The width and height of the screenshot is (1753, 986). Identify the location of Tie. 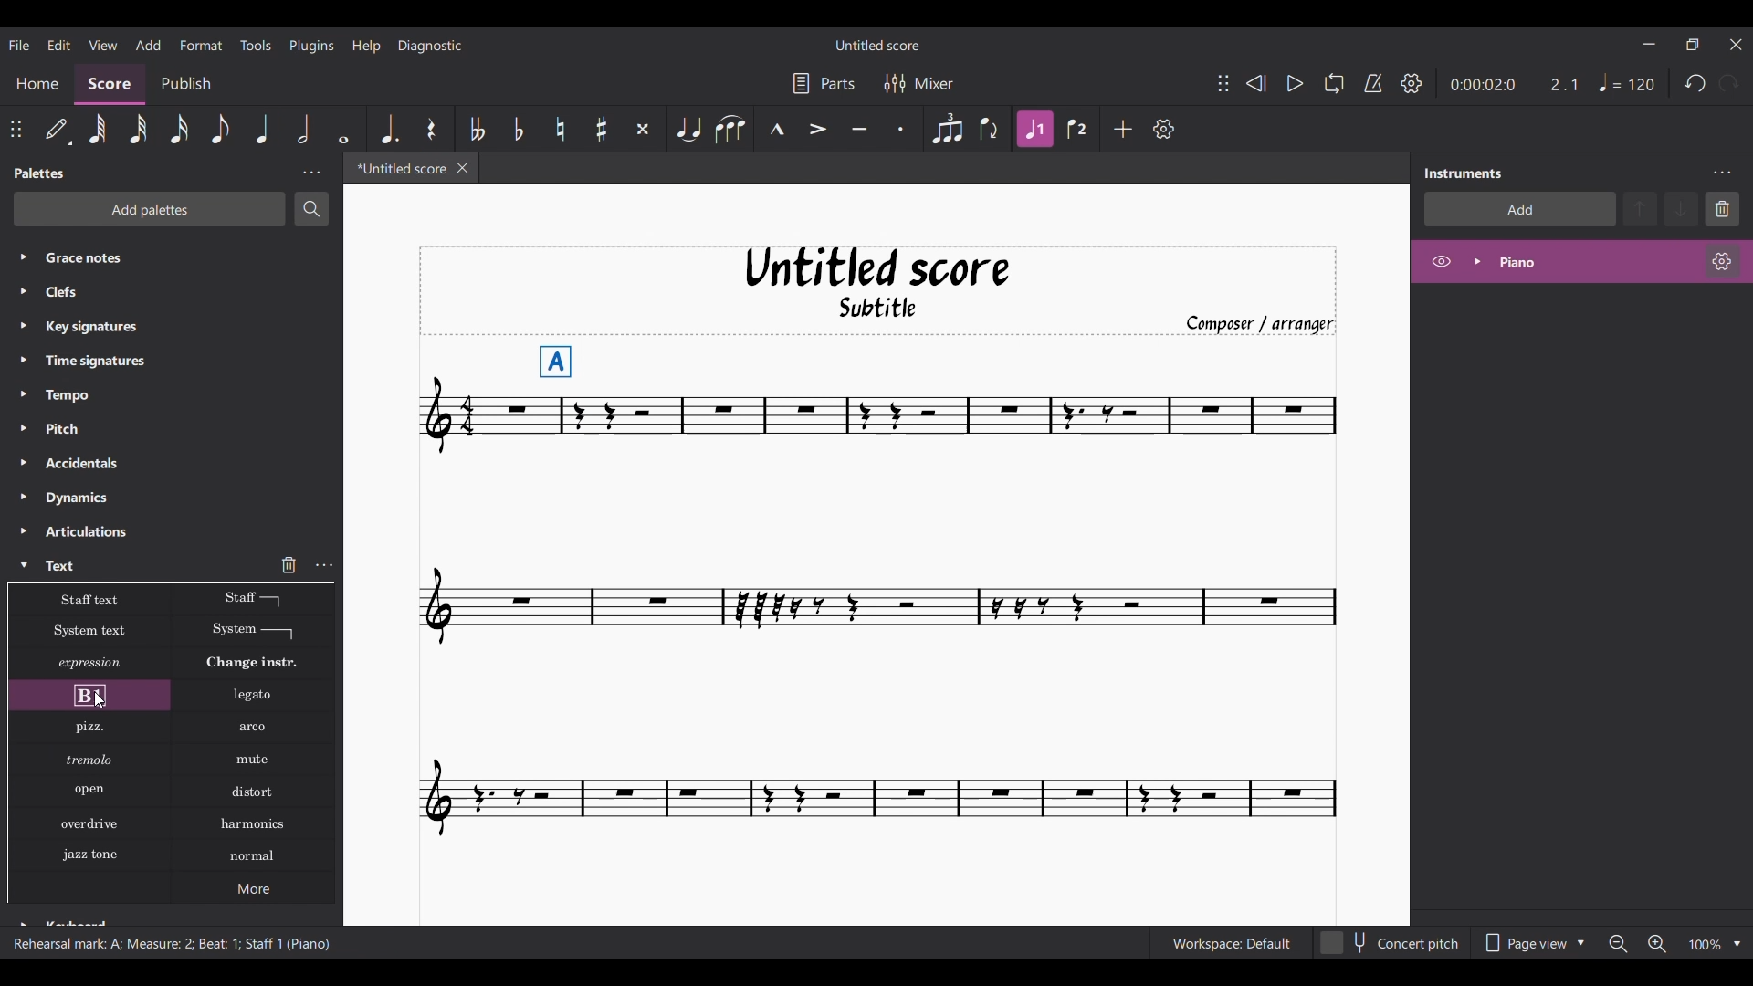
(688, 129).